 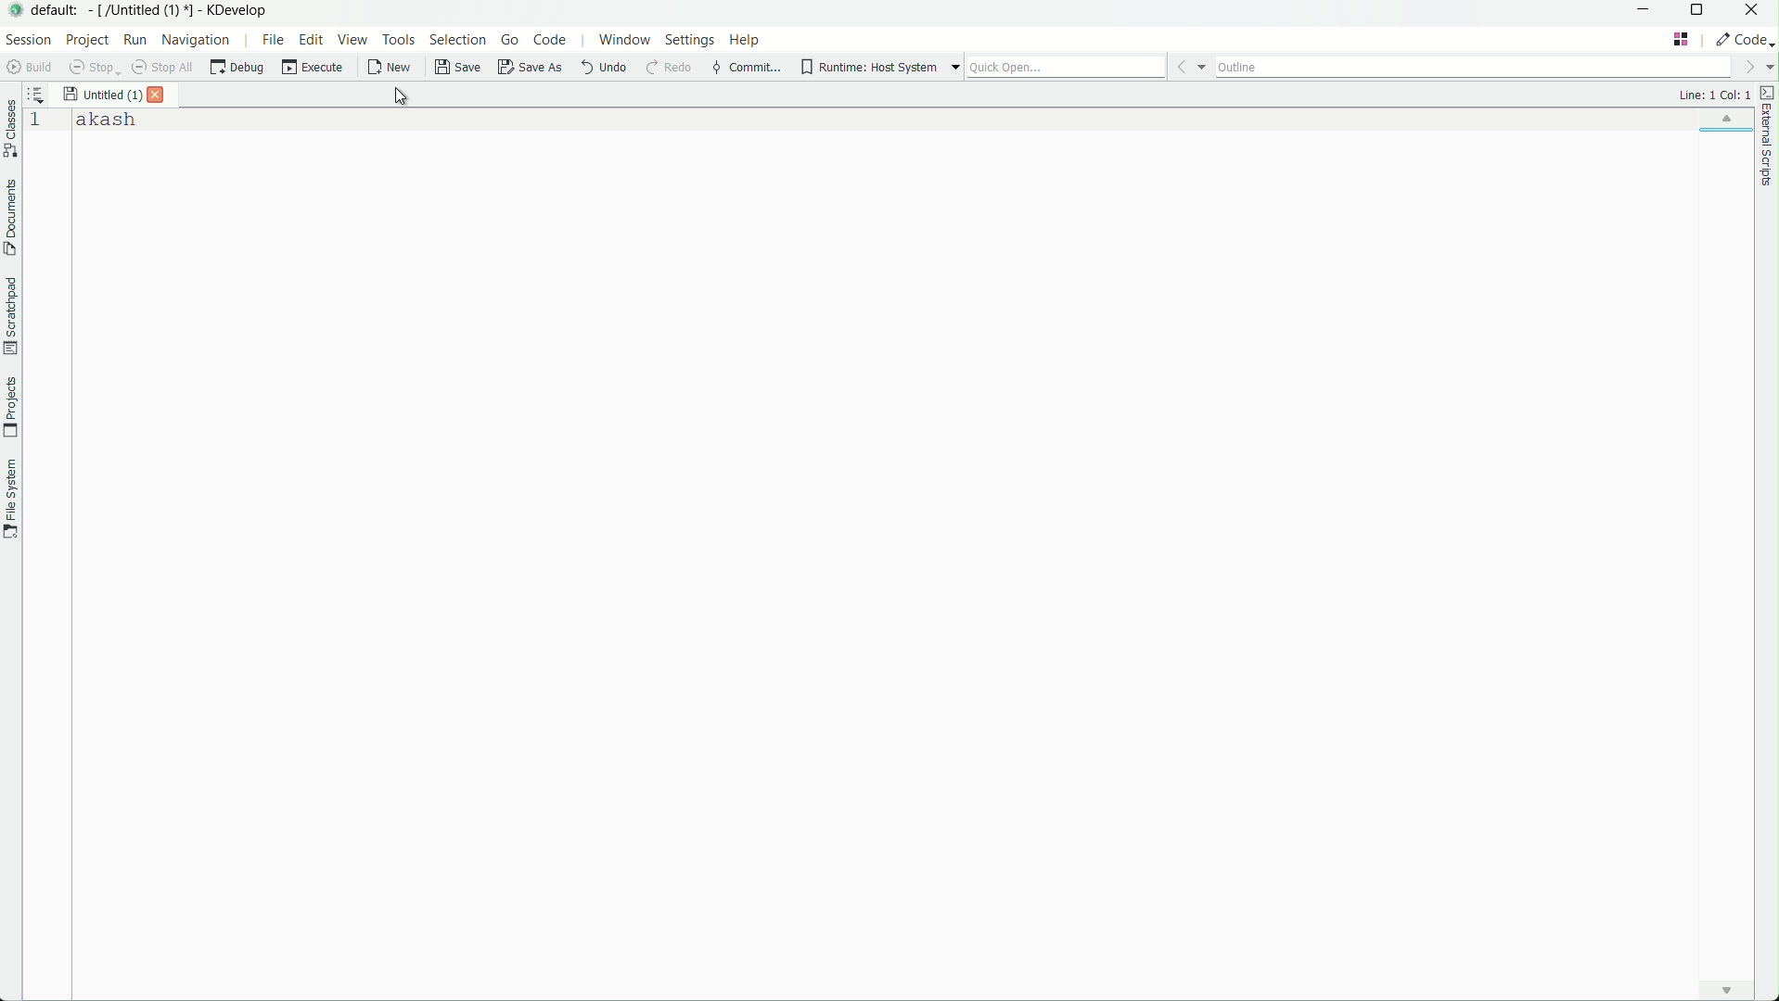 What do you see at coordinates (510, 40) in the screenshot?
I see `go` at bounding box center [510, 40].